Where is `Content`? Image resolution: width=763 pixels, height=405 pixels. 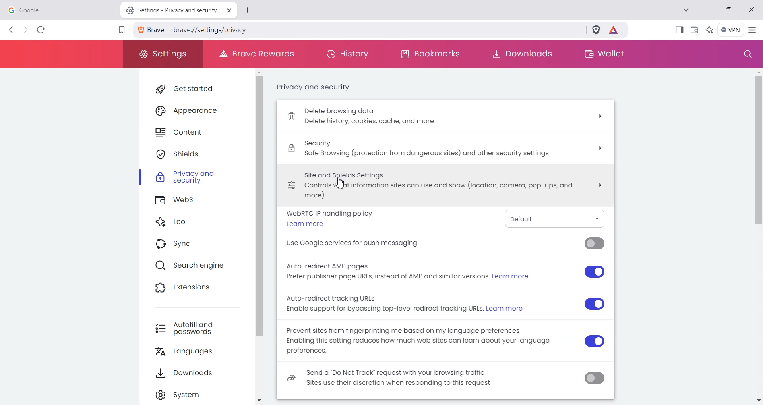 Content is located at coordinates (196, 133).